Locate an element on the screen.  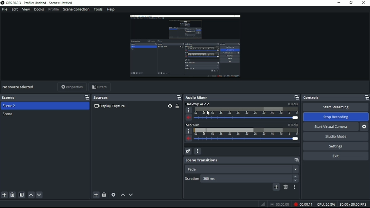
Minimize is located at coordinates (338, 3).